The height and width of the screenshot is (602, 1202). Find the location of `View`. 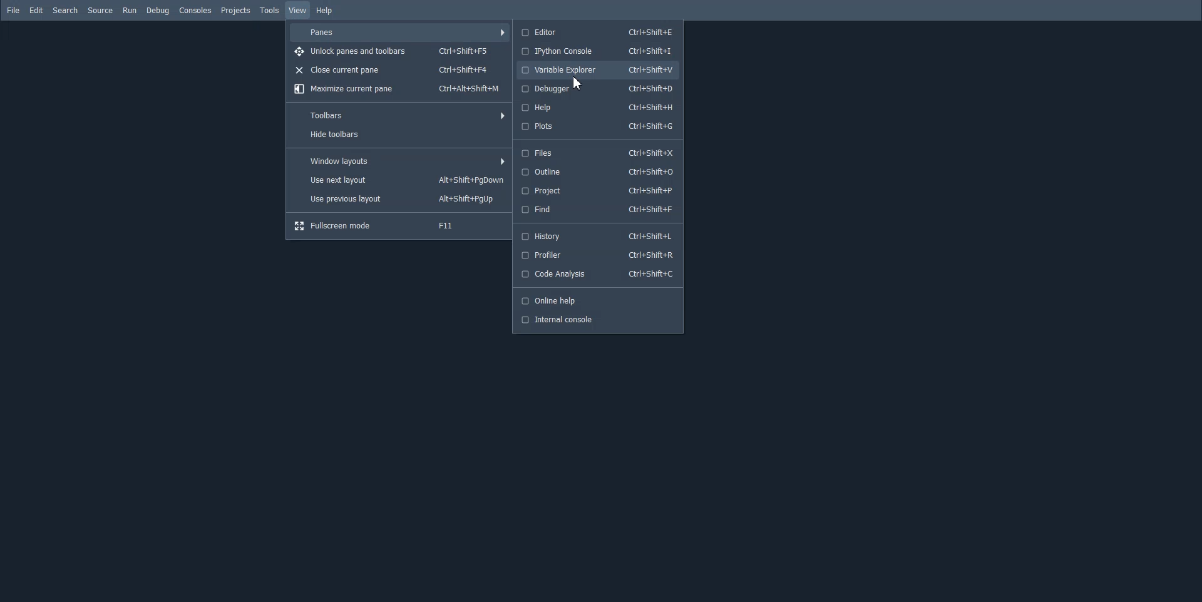

View is located at coordinates (298, 11).